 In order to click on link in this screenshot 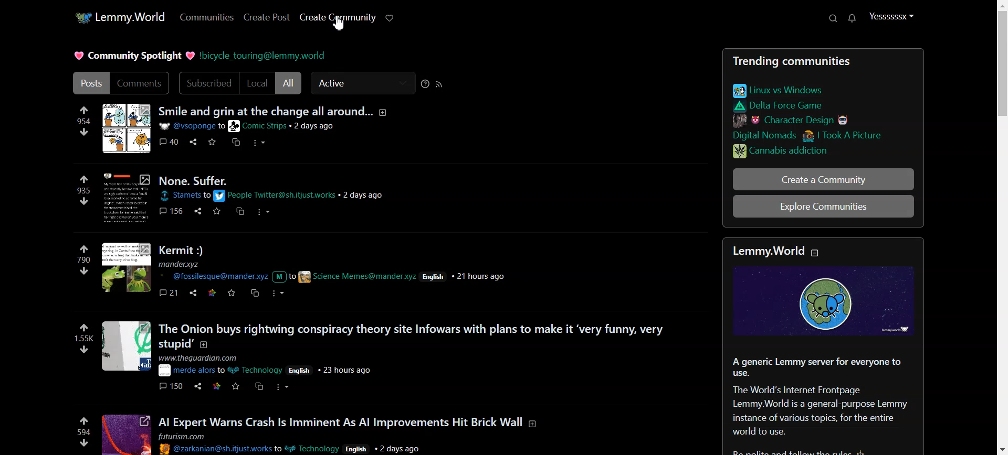, I will do `click(821, 153)`.